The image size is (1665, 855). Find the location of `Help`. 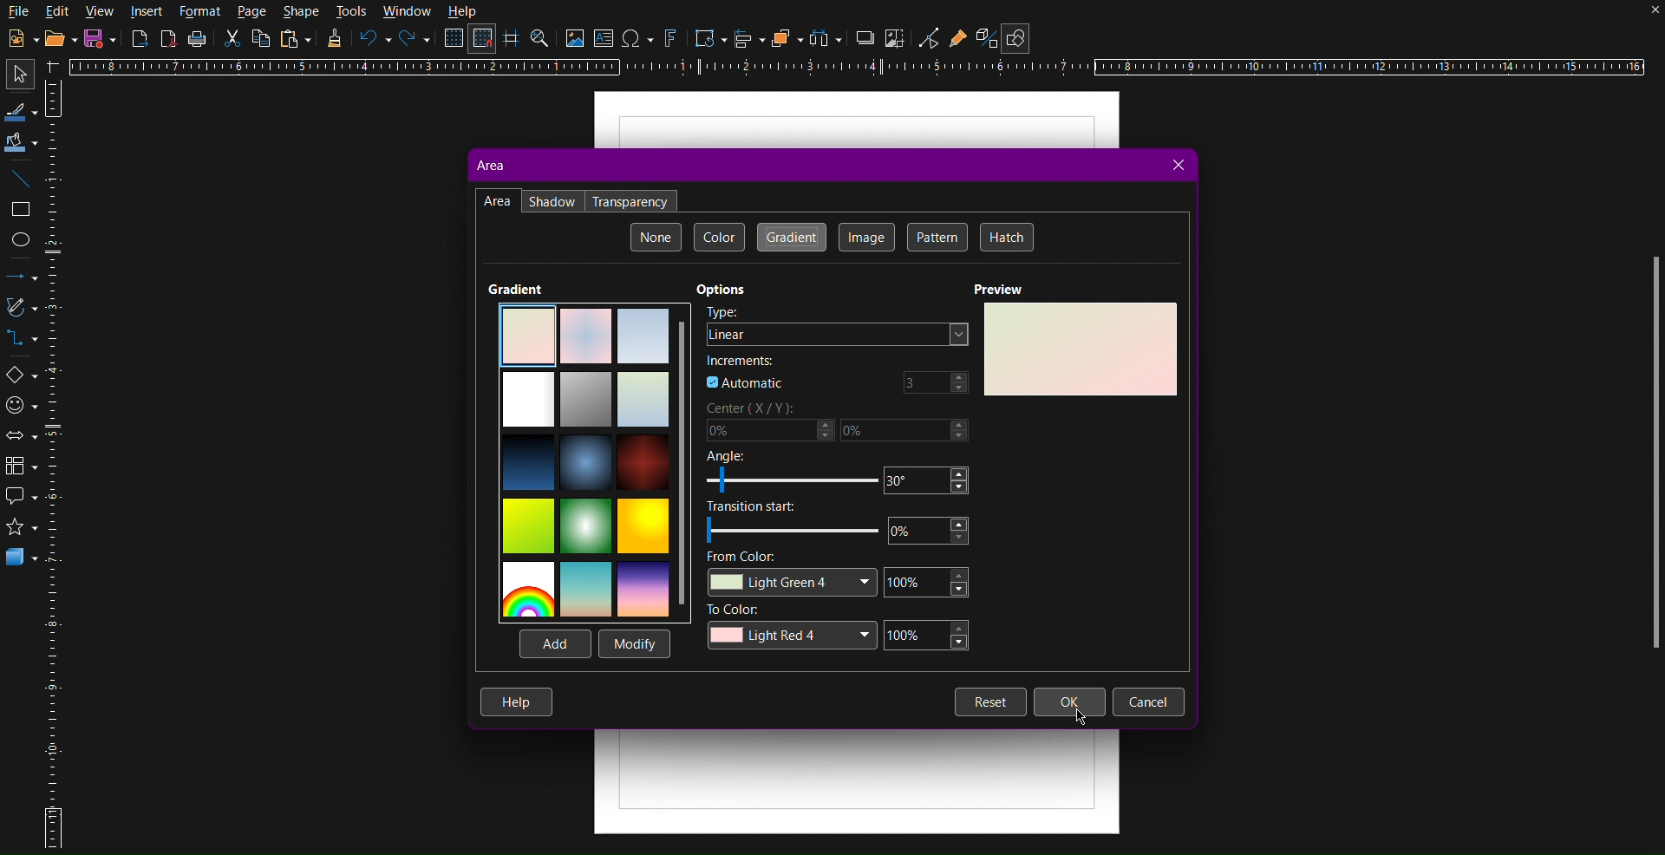

Help is located at coordinates (464, 12).